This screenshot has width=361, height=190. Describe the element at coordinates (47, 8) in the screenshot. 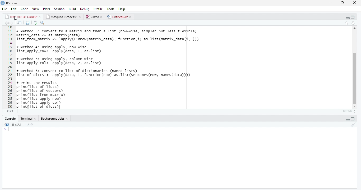

I see `Plots` at that location.